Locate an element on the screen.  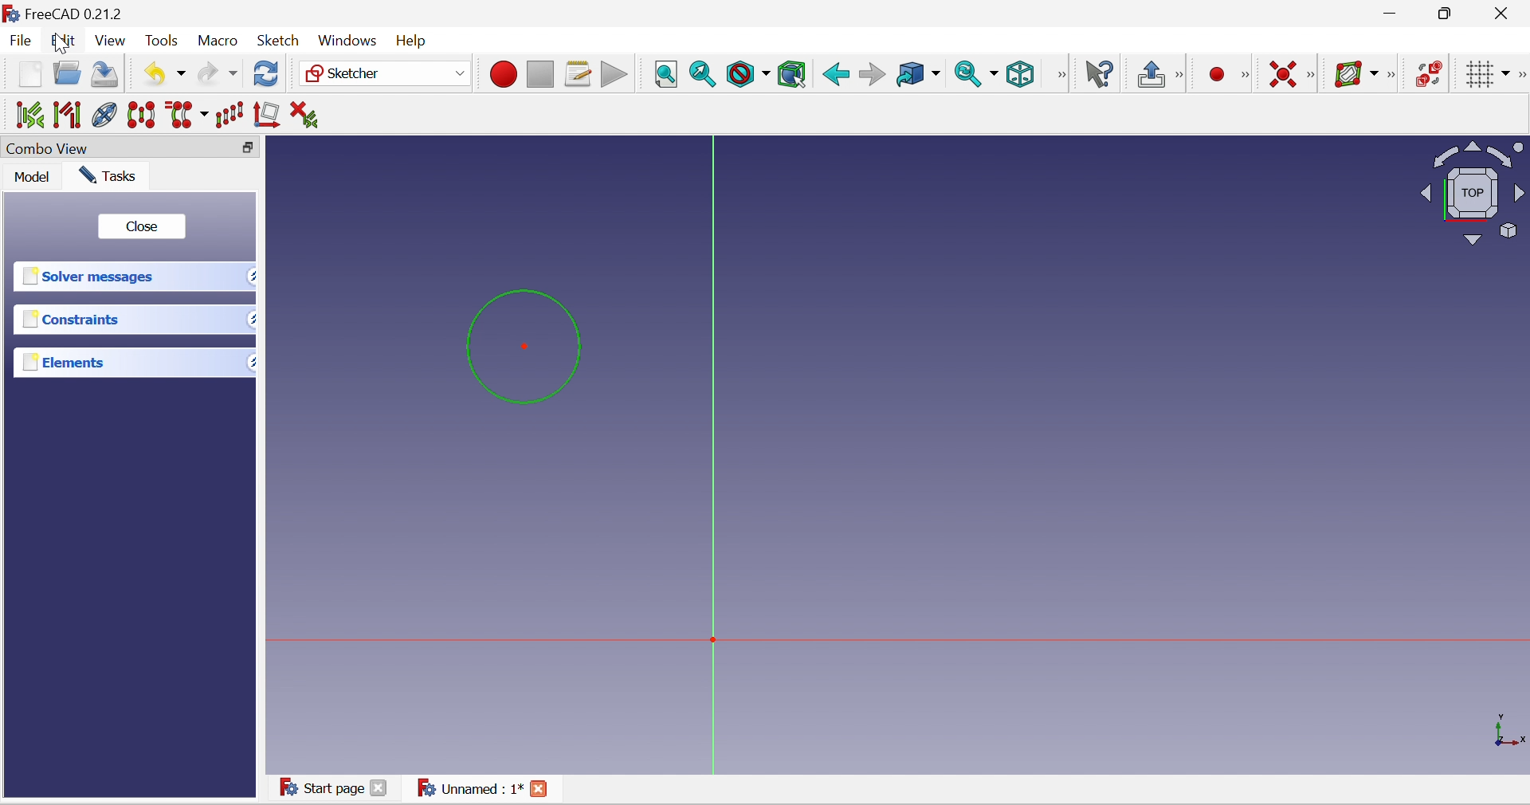
Drop down is located at coordinates (251, 361).